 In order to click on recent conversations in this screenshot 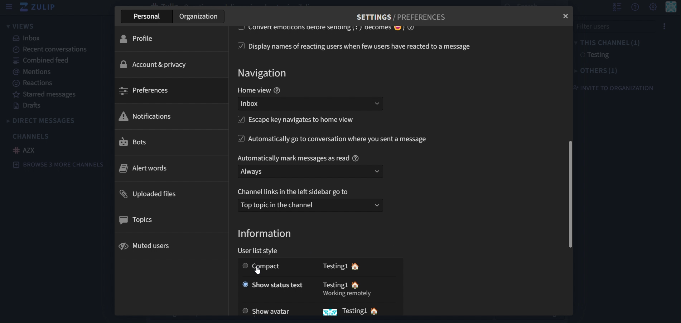, I will do `click(52, 49)`.